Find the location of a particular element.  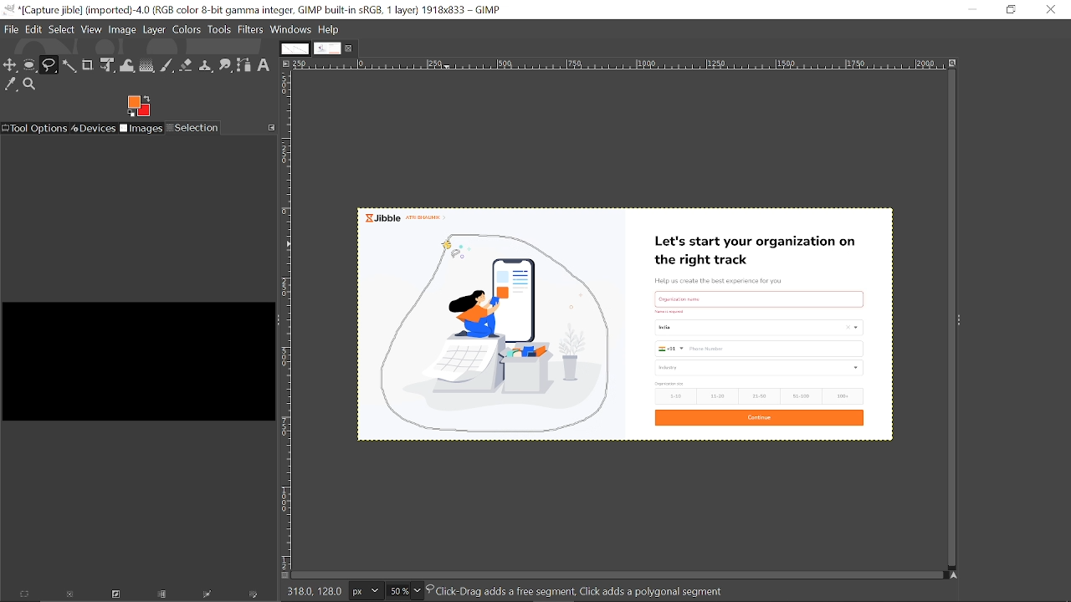

Paint along the selection outline is located at coordinates (254, 596).